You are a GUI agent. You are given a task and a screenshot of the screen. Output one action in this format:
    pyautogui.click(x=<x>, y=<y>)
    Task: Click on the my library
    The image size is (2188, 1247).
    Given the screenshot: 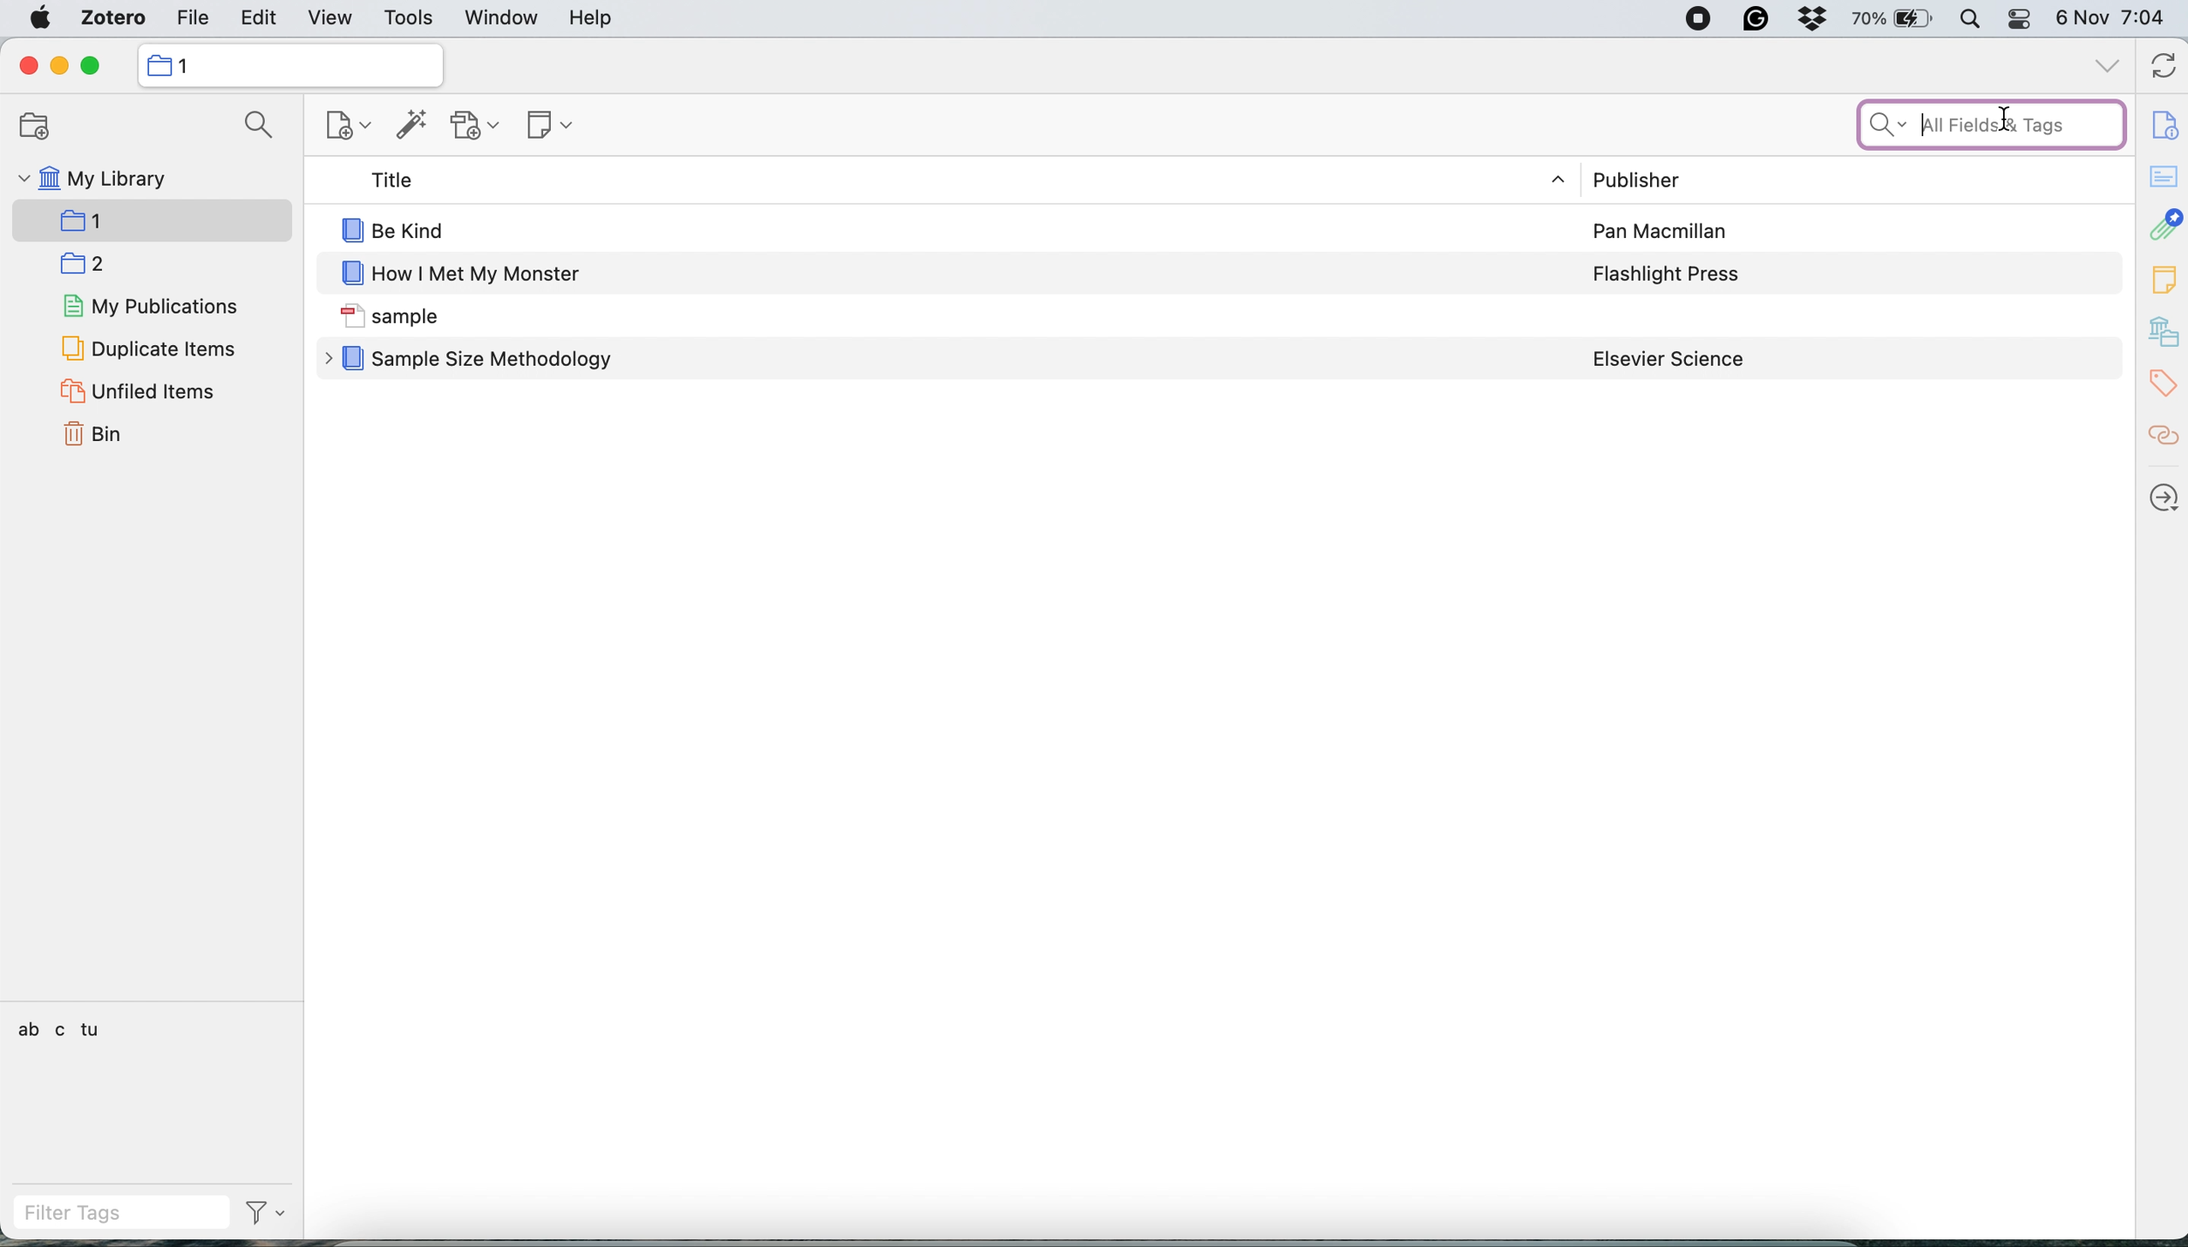 What is the action you would take?
    pyautogui.click(x=96, y=176)
    